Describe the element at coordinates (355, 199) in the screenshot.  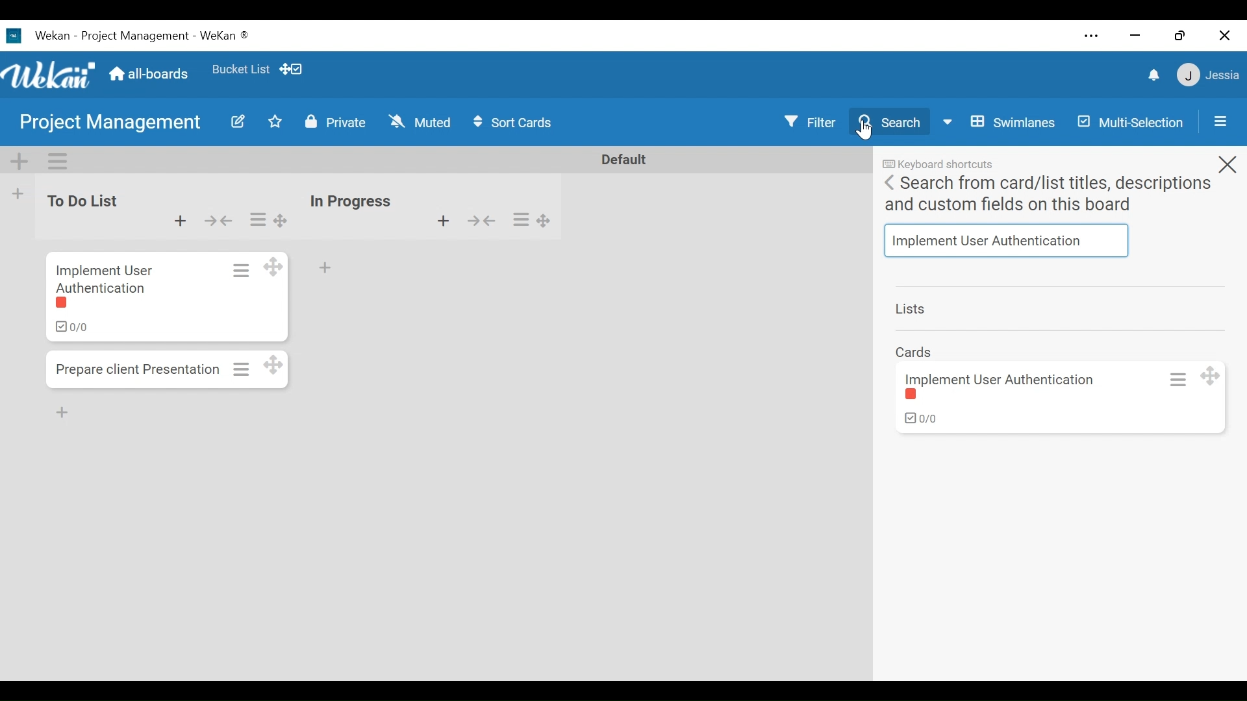
I see `in progress` at that location.